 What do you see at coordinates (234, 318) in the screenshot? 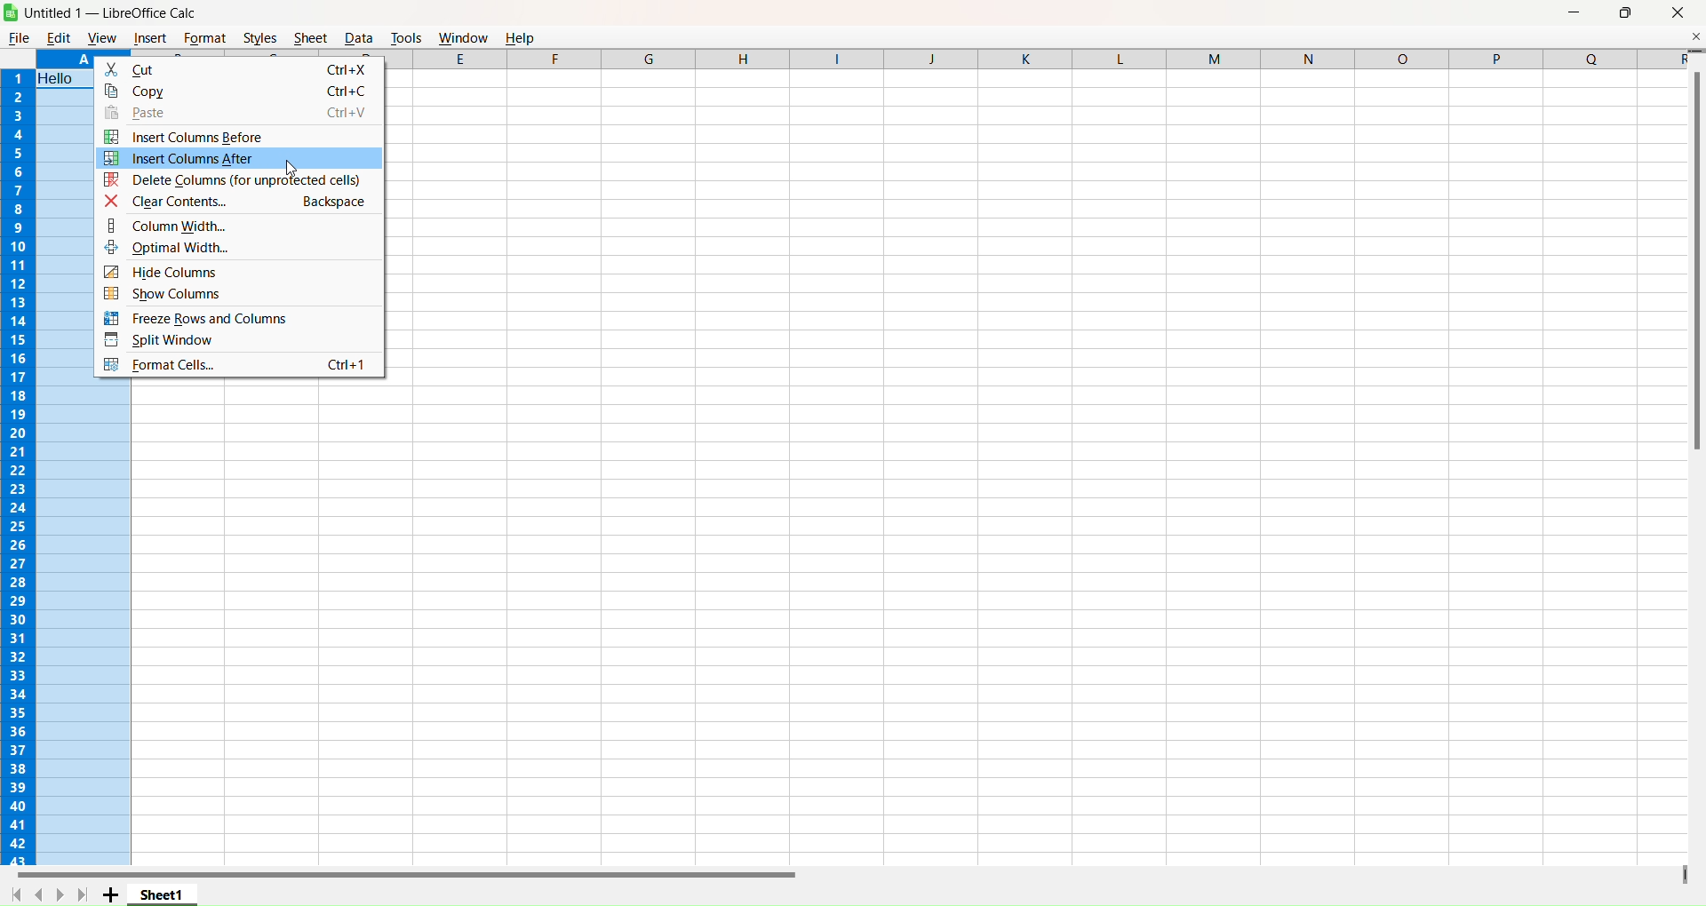
I see `Freeze Rows and Columns` at bounding box center [234, 318].